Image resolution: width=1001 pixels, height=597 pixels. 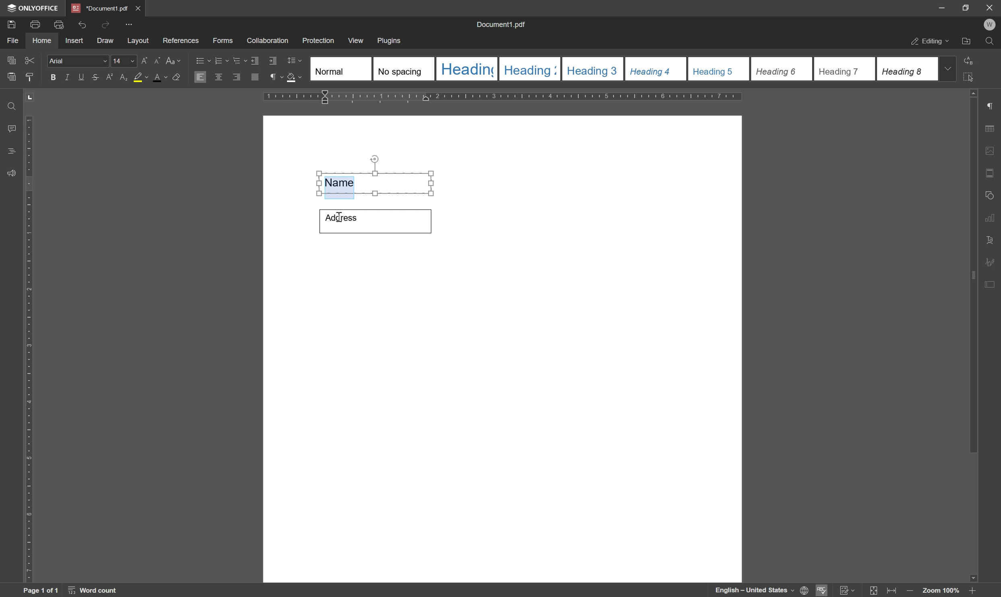 What do you see at coordinates (156, 62) in the screenshot?
I see `decrement font size` at bounding box center [156, 62].